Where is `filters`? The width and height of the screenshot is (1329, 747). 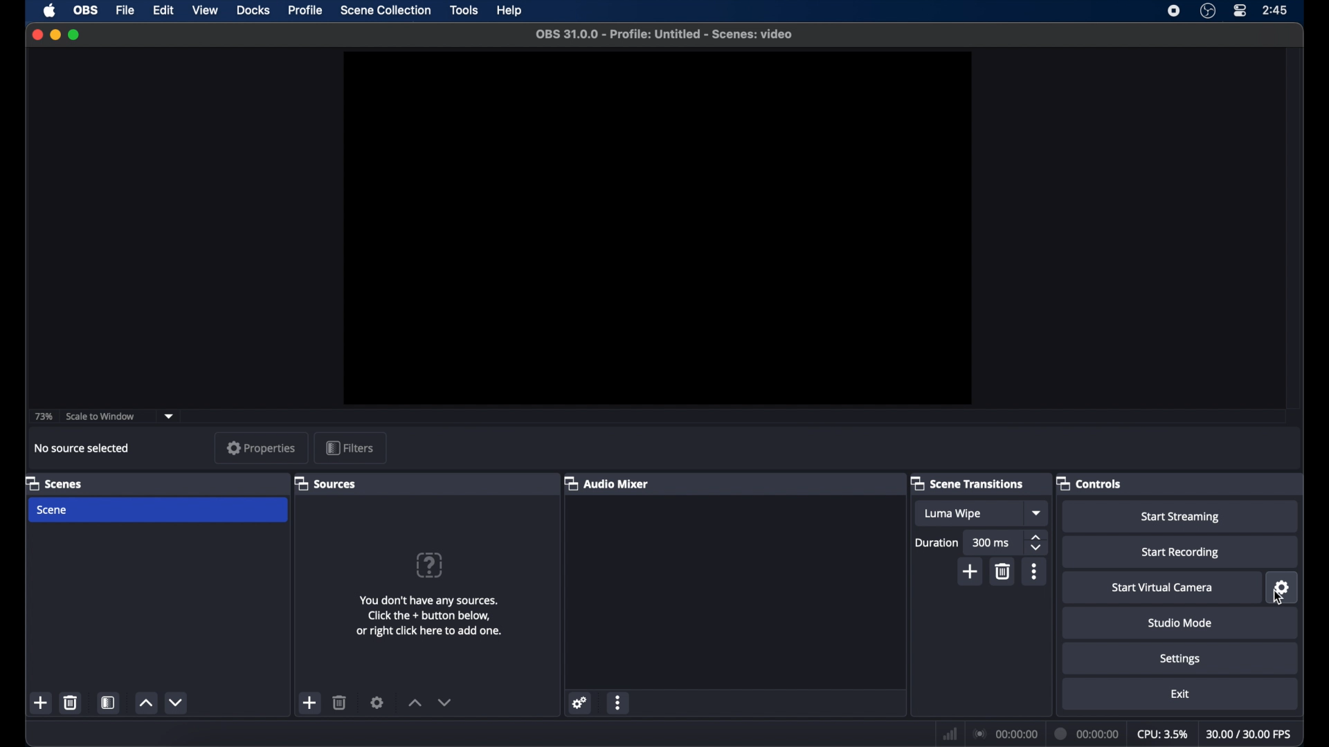
filters is located at coordinates (349, 448).